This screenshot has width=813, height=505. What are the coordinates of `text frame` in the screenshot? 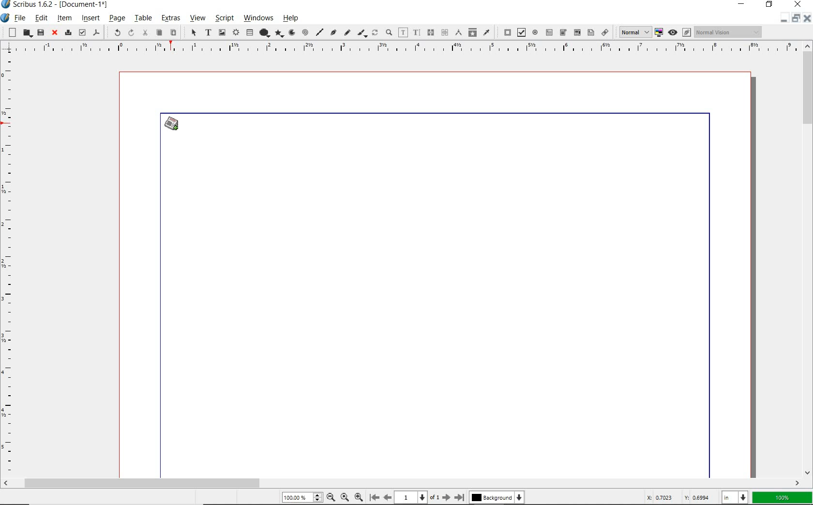 It's located at (208, 32).